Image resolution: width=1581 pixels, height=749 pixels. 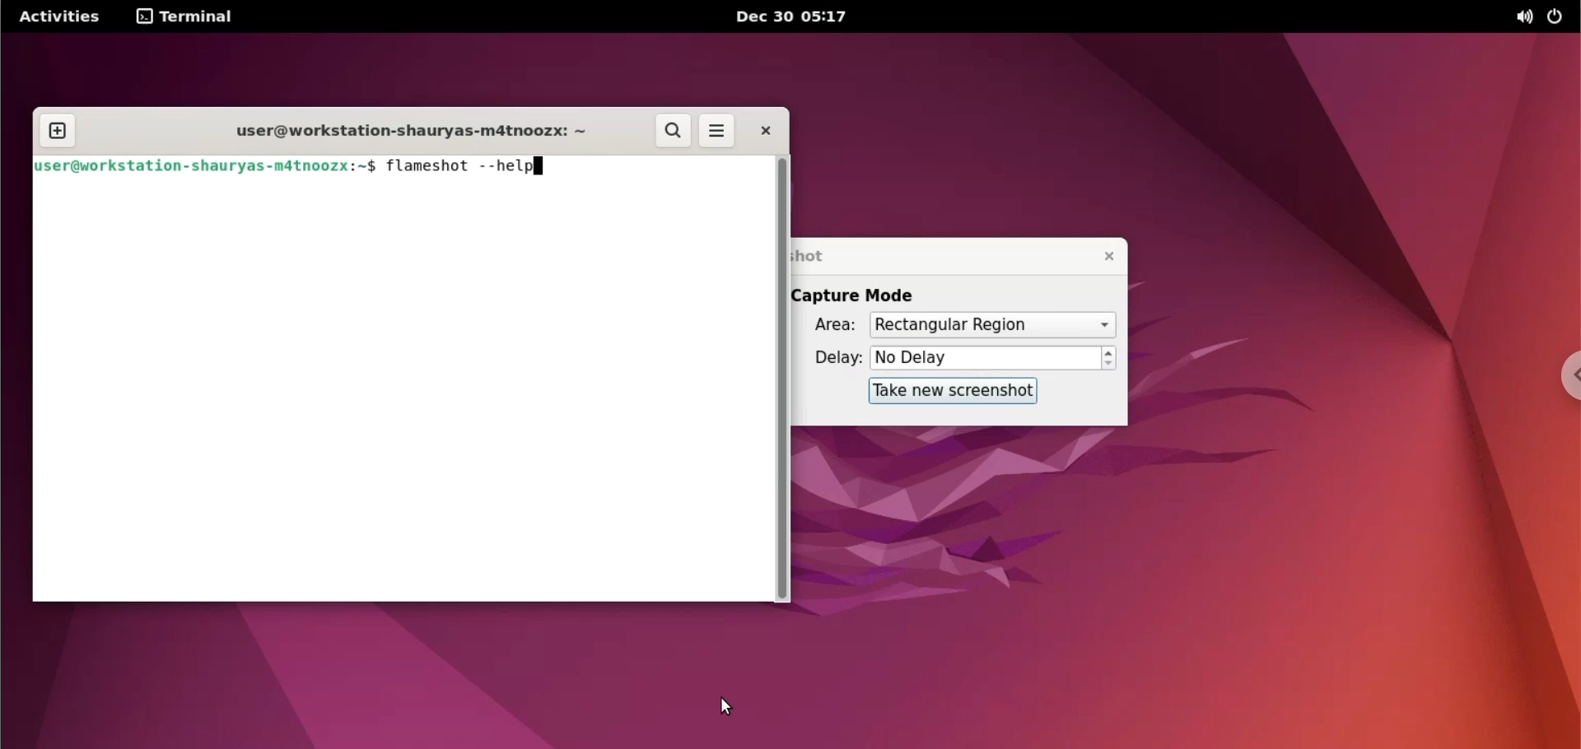 What do you see at coordinates (721, 130) in the screenshot?
I see `menu ` at bounding box center [721, 130].